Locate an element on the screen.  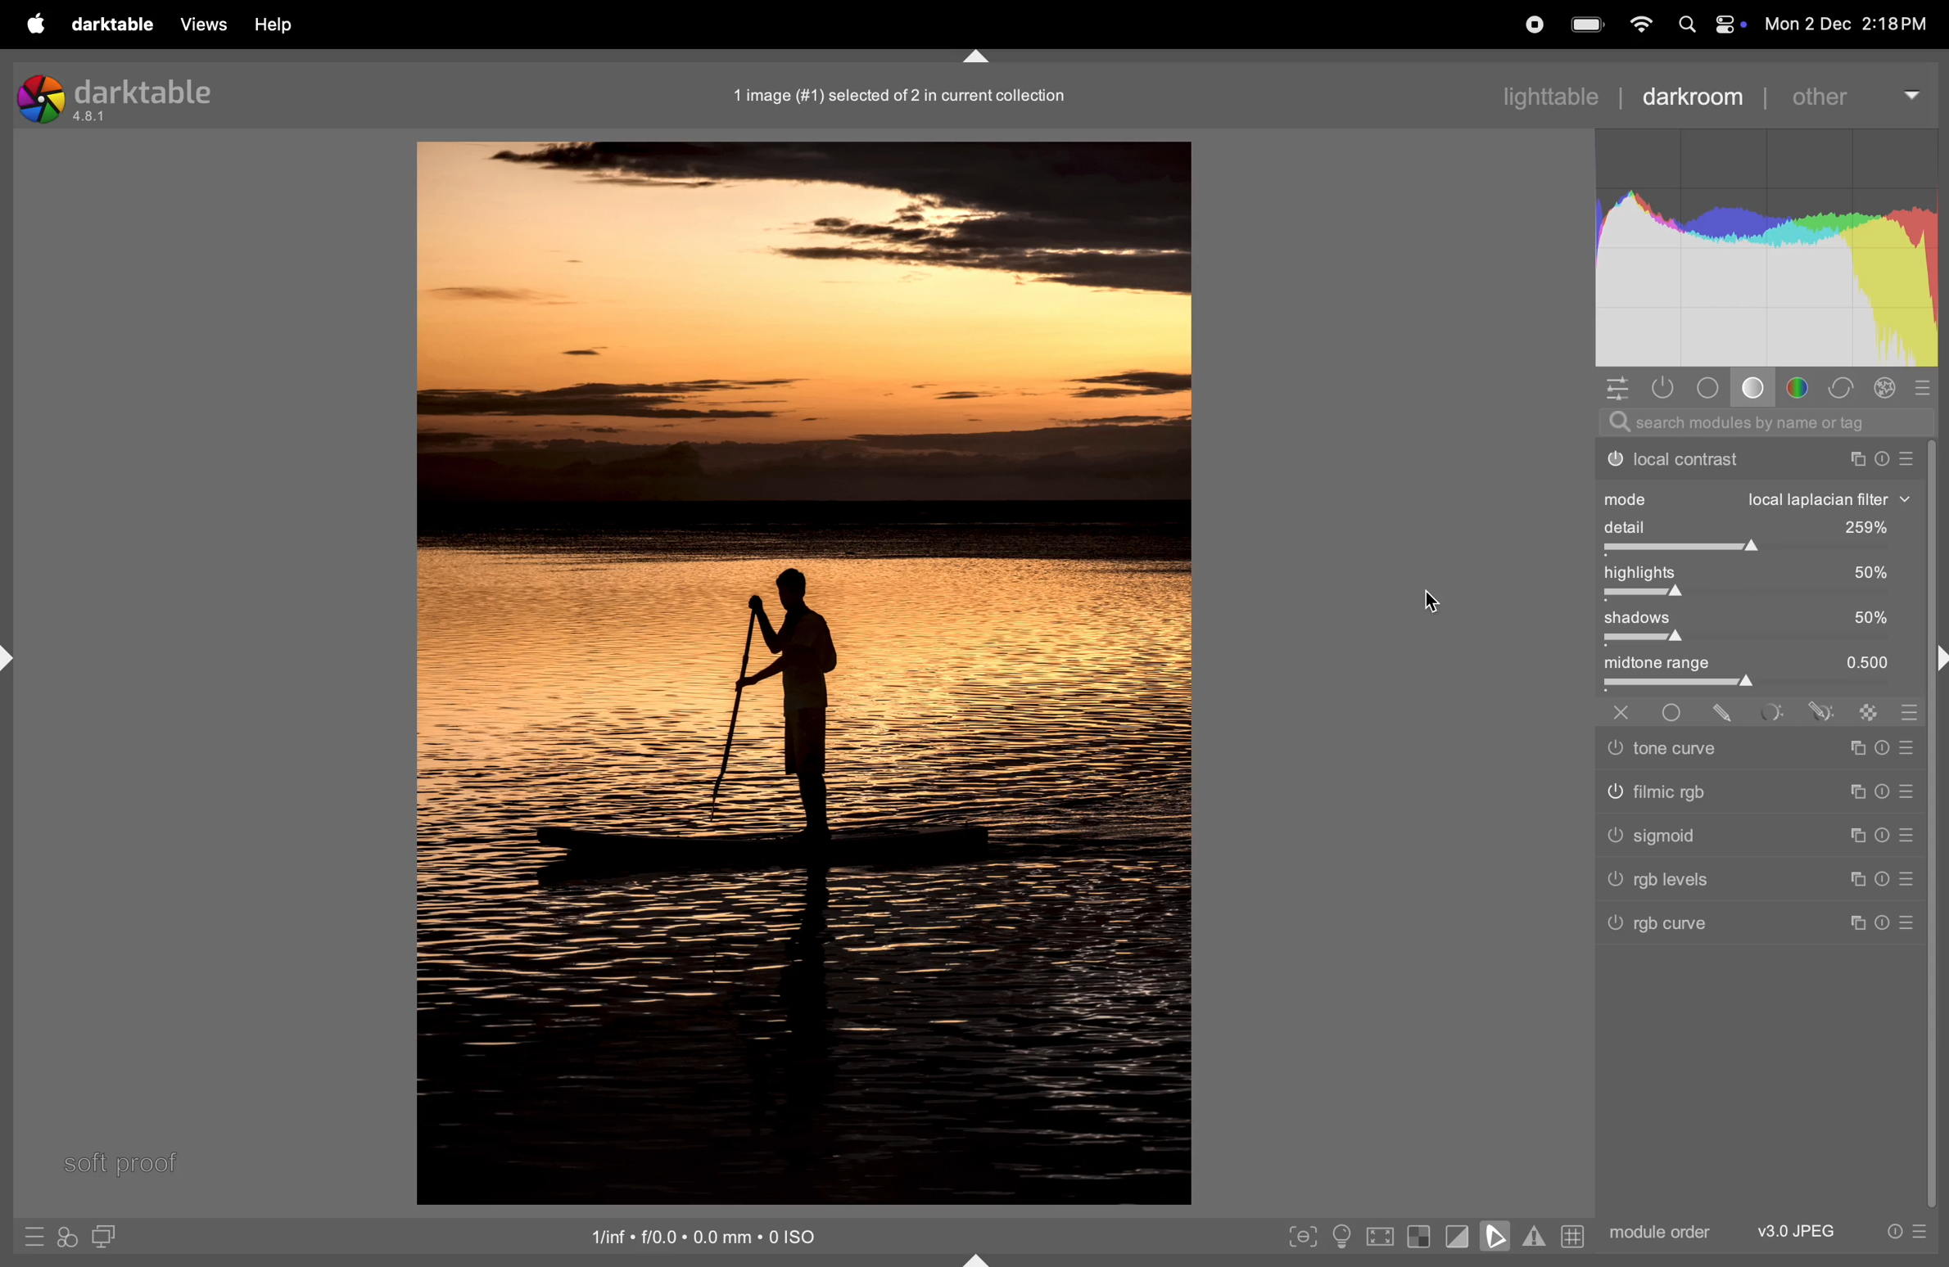
soft proof is located at coordinates (124, 1162).